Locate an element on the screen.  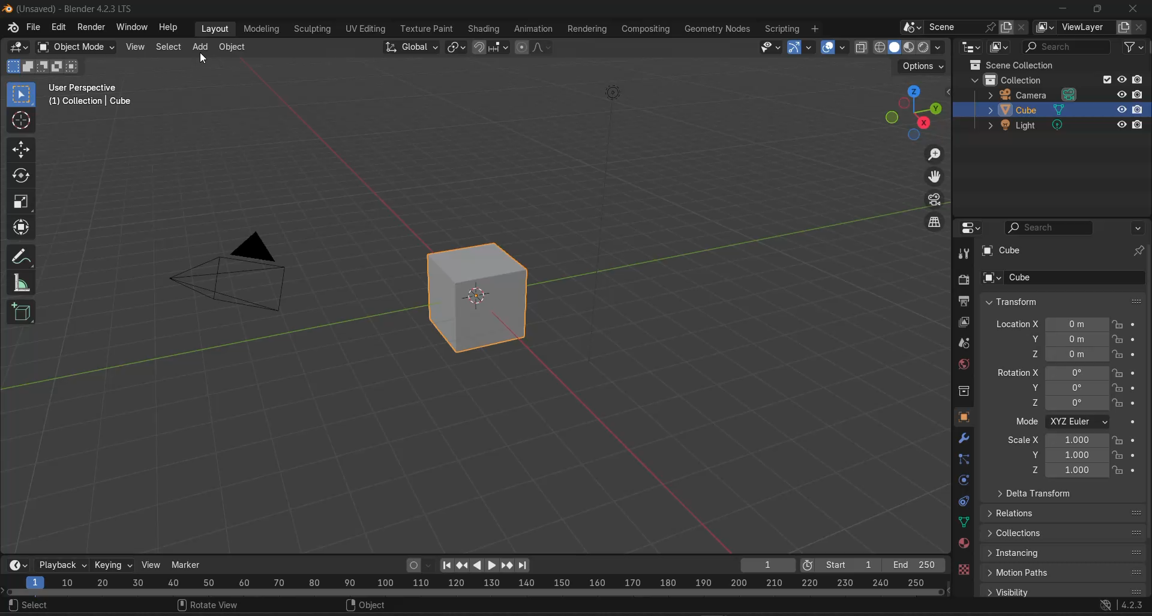
geometry nodes is located at coordinates (718, 27).